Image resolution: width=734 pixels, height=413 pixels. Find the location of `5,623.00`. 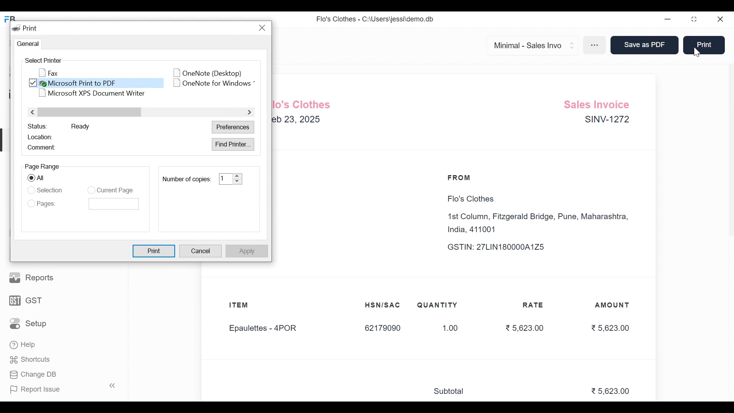

5,623.00 is located at coordinates (612, 392).